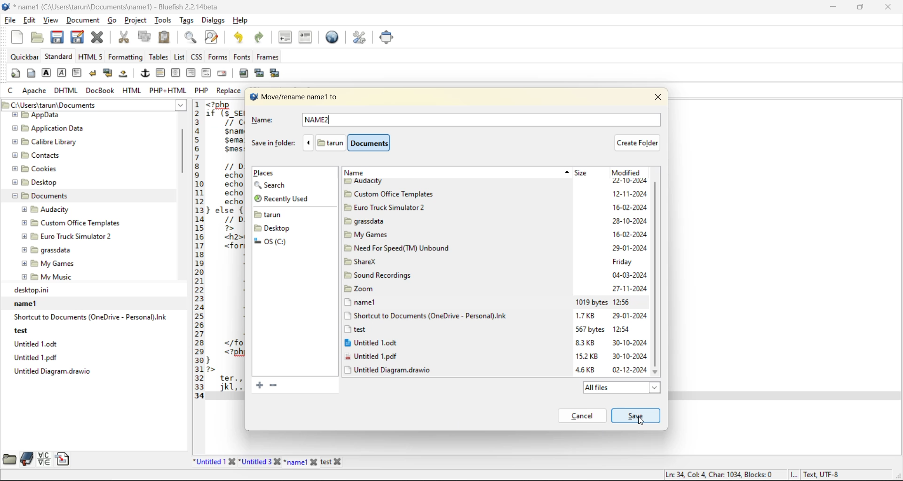 This screenshot has height=481, width=903. I want to click on save, so click(58, 38).